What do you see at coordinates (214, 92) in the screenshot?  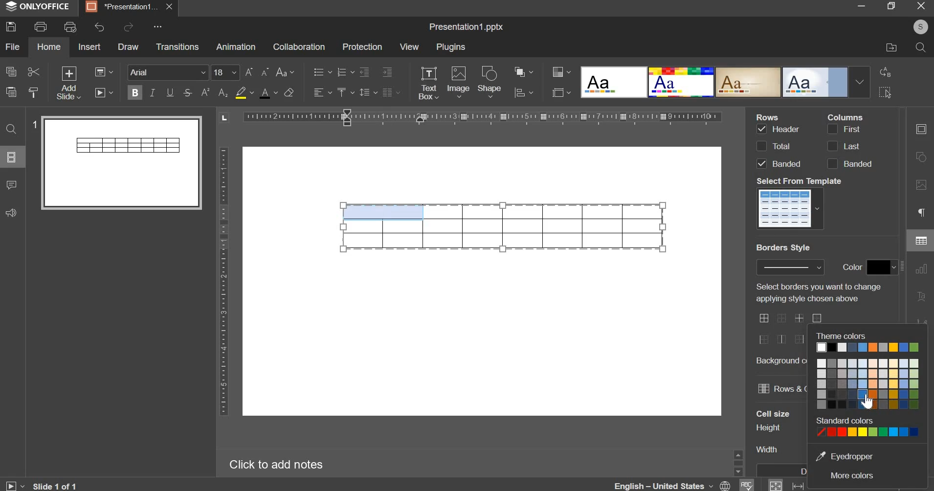 I see `subscript & superscript` at bounding box center [214, 92].